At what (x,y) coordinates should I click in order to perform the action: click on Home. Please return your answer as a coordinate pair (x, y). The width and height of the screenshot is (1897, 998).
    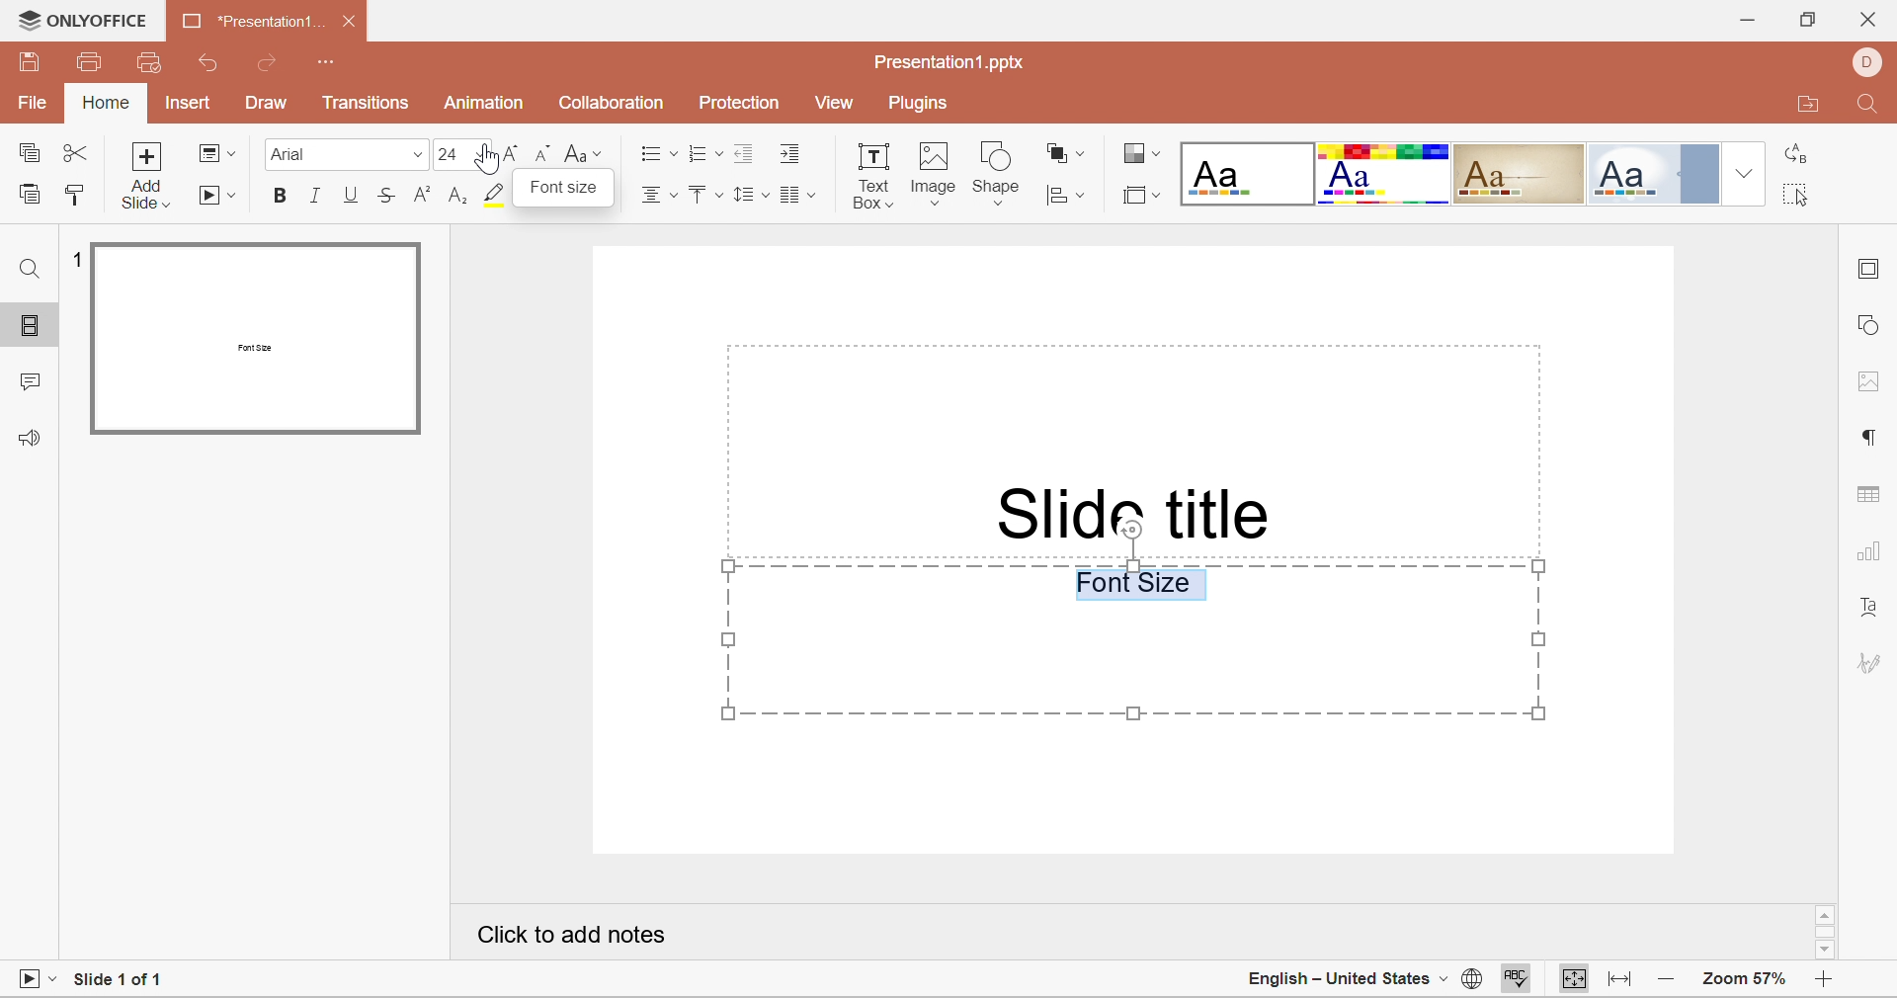
    Looking at the image, I should click on (104, 104).